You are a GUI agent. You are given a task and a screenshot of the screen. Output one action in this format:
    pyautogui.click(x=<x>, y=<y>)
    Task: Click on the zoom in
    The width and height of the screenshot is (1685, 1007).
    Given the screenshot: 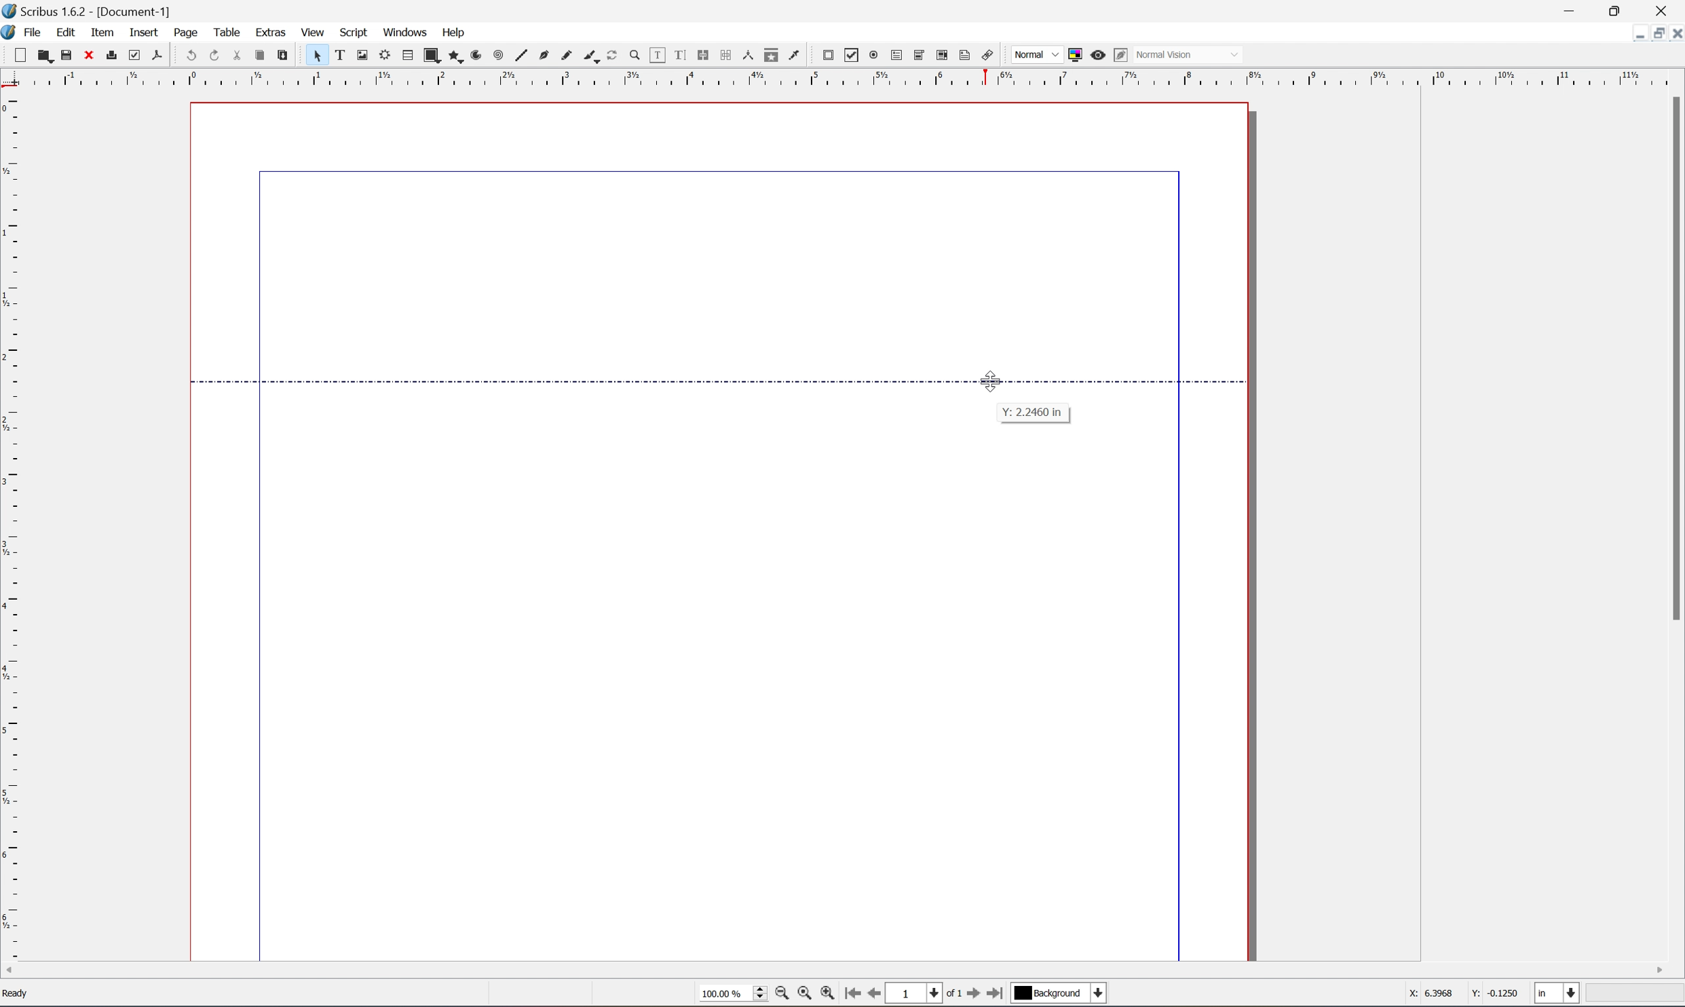 What is the action you would take?
    pyautogui.click(x=832, y=996)
    